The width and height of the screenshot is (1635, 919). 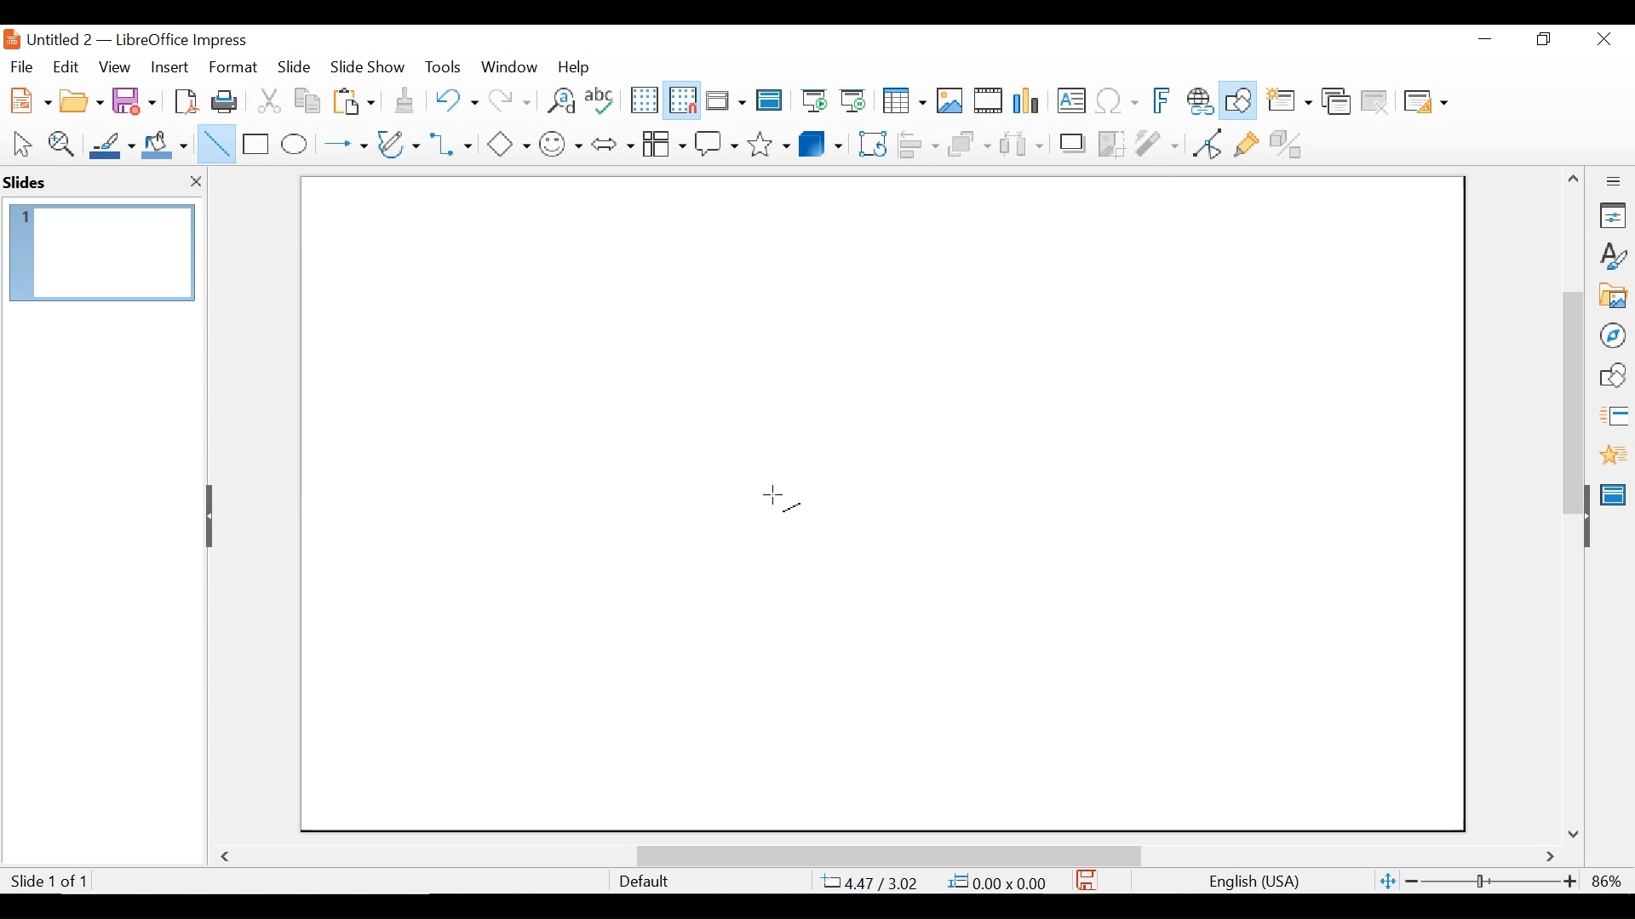 I want to click on Export as PDF, so click(x=186, y=100).